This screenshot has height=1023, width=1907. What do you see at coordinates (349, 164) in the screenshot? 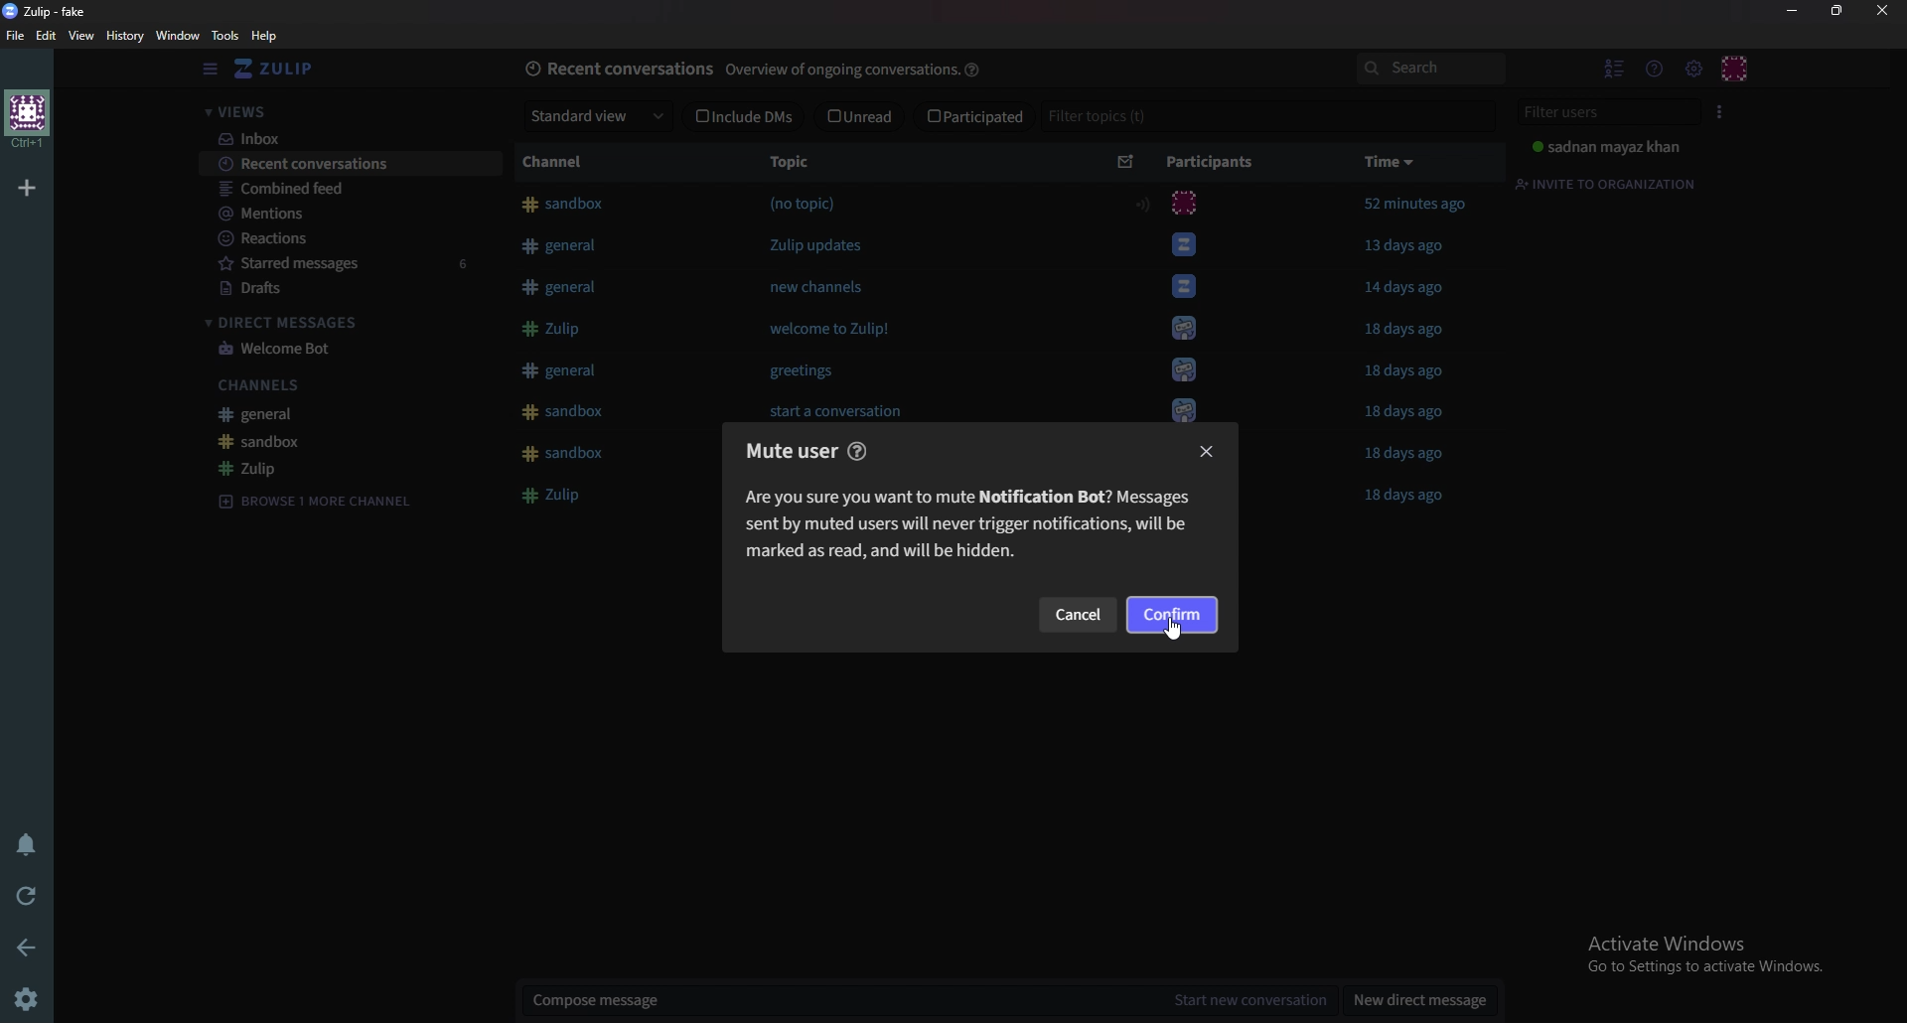
I see `Recent conversations` at bounding box center [349, 164].